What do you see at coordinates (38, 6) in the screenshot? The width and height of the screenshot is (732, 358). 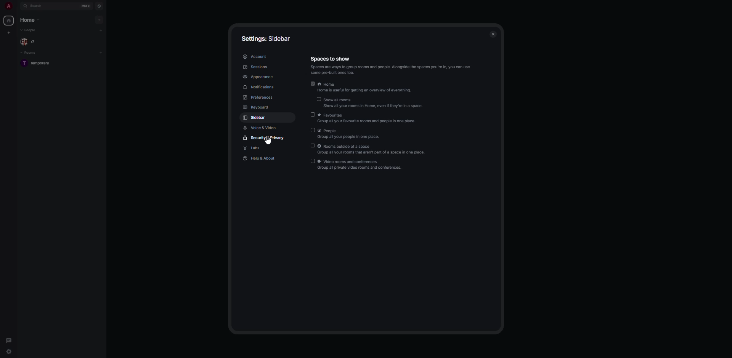 I see `search` at bounding box center [38, 6].